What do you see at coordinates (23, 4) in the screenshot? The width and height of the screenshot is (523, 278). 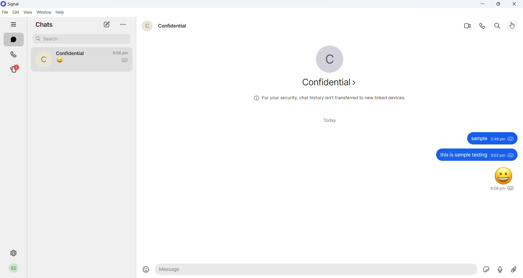 I see `application logo and name` at bounding box center [23, 4].